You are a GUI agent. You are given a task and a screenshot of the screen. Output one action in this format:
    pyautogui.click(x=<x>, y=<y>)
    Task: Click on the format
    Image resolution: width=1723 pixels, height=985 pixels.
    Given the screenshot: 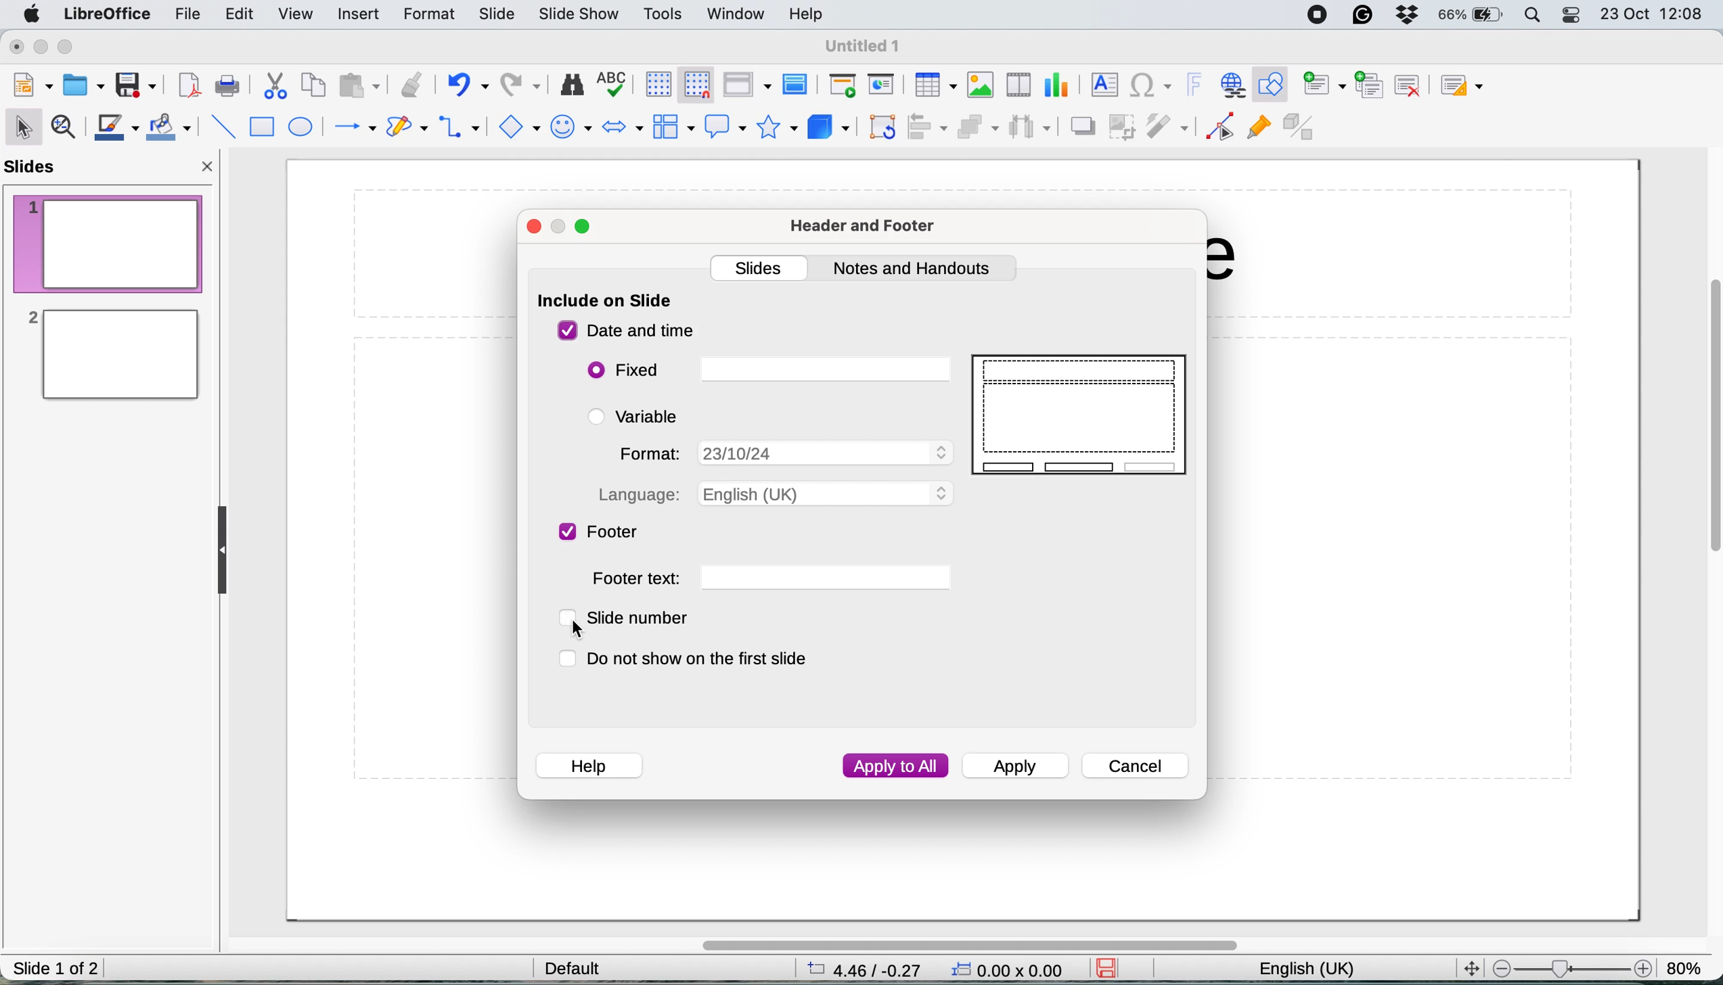 What is the action you would take?
    pyautogui.click(x=432, y=15)
    